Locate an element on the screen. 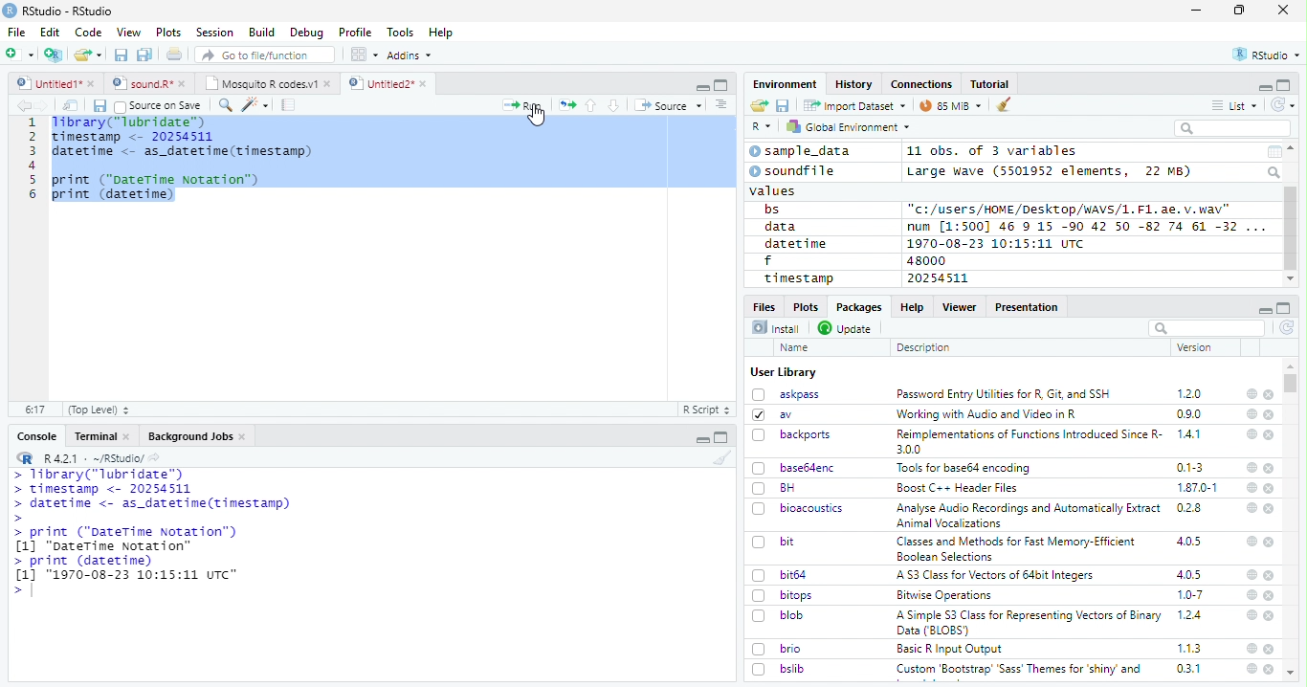  bioacoustics is located at coordinates (798, 508).